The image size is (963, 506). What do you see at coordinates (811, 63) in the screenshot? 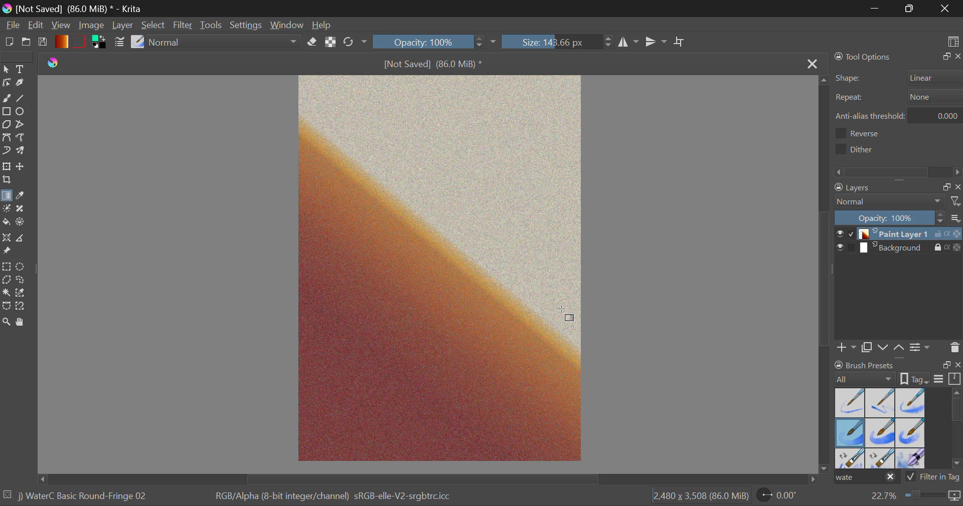
I see `Close Tab` at bounding box center [811, 63].